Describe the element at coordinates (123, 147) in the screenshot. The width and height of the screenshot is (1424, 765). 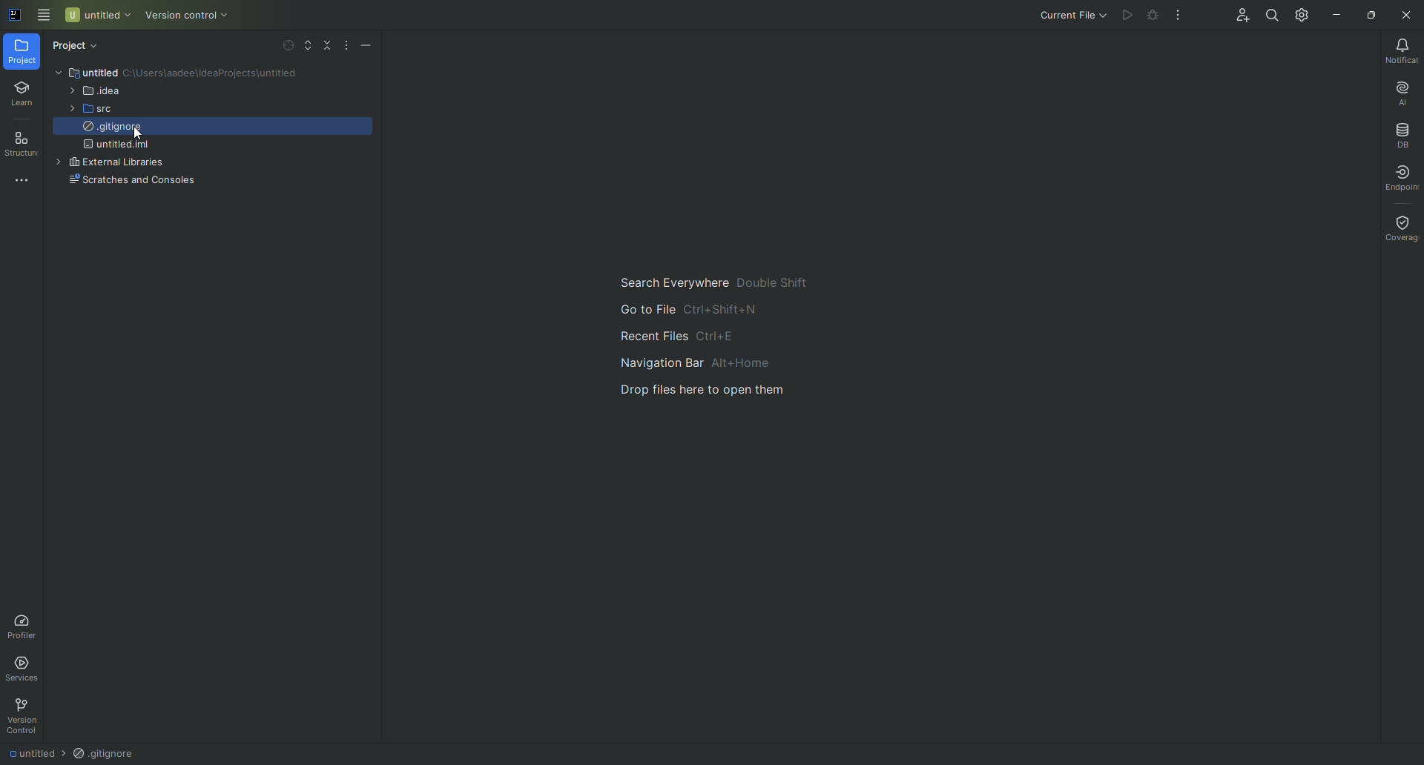
I see `untitled.iml` at that location.